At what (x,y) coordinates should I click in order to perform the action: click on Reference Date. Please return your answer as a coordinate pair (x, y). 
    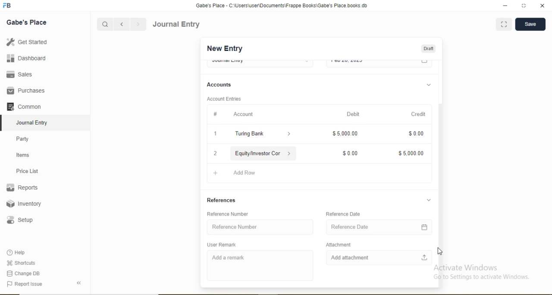
    Looking at the image, I should click on (350, 227).